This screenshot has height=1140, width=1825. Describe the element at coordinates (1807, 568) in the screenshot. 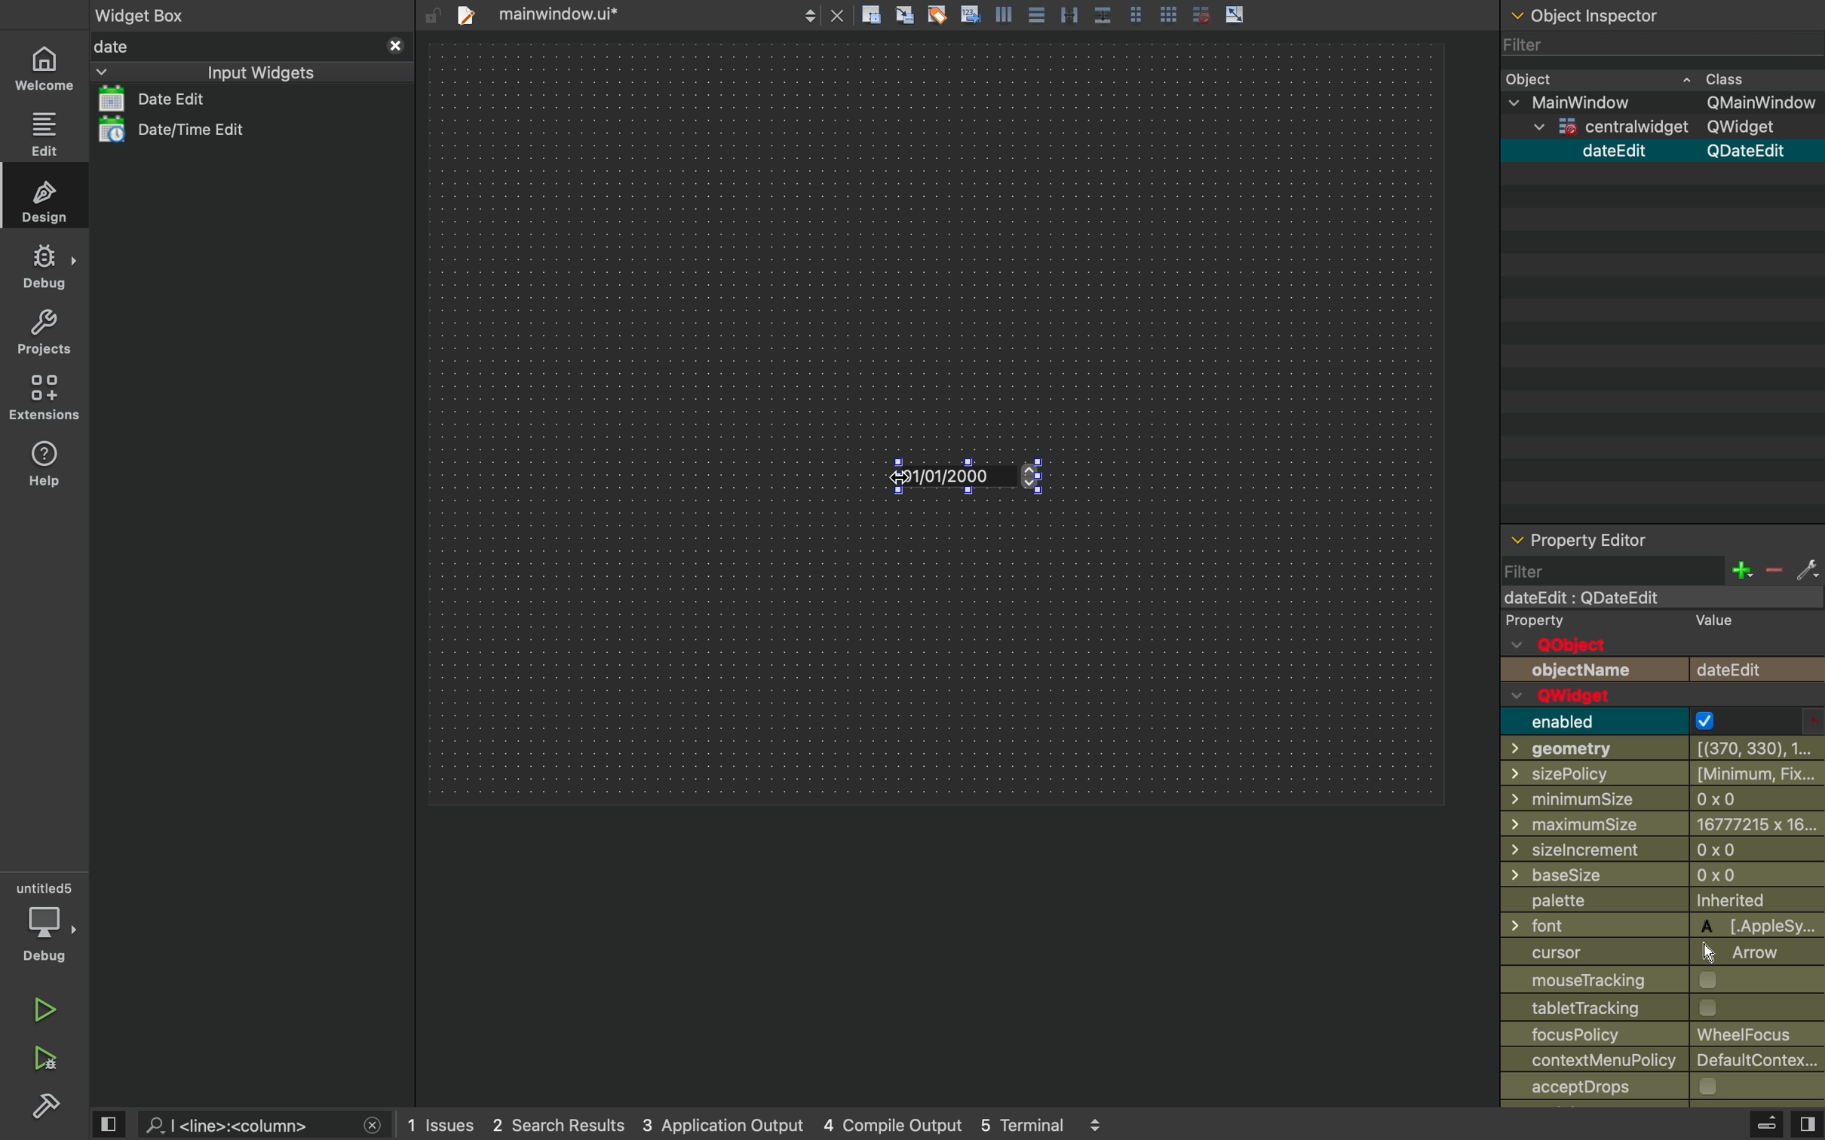

I see `settings` at that location.